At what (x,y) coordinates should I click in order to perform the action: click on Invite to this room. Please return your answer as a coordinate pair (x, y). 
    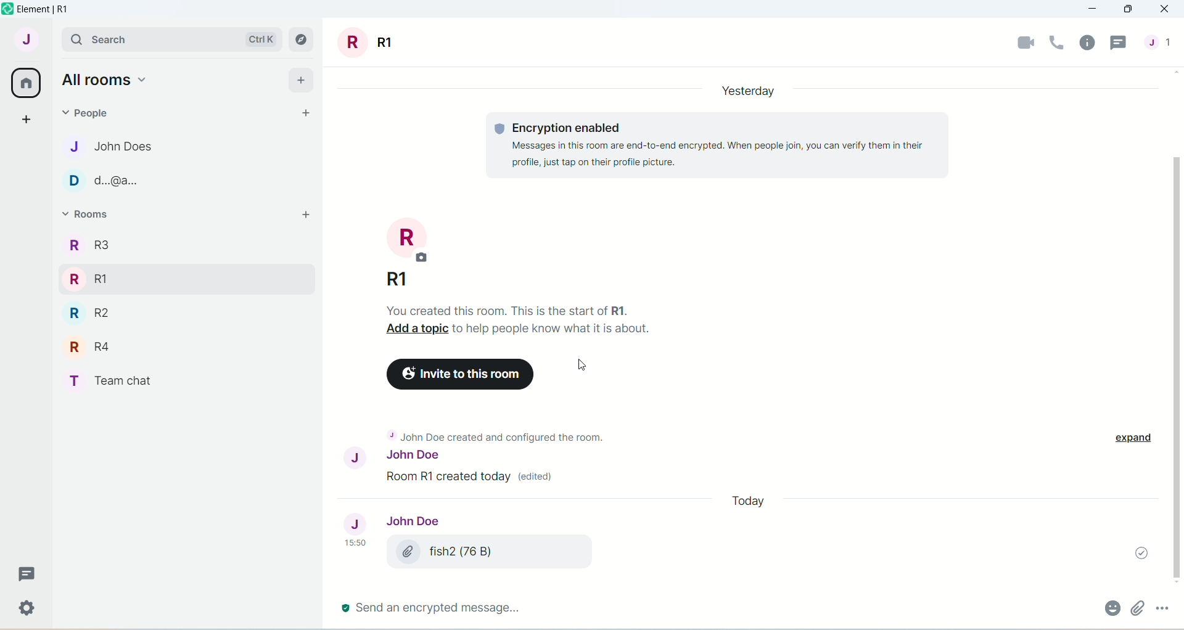
    Looking at the image, I should click on (461, 376).